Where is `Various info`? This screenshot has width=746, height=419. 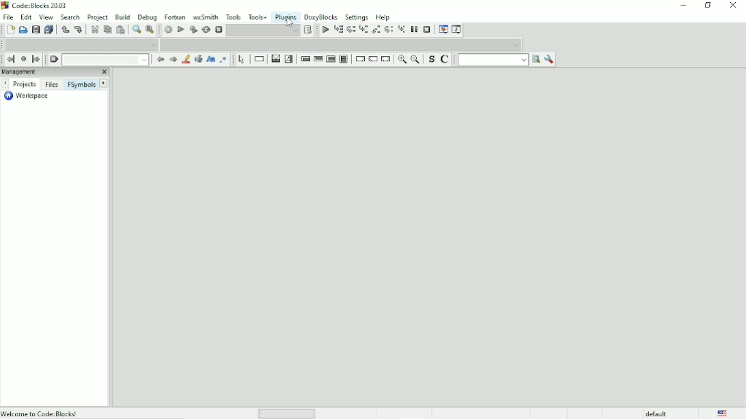 Various info is located at coordinates (457, 29).